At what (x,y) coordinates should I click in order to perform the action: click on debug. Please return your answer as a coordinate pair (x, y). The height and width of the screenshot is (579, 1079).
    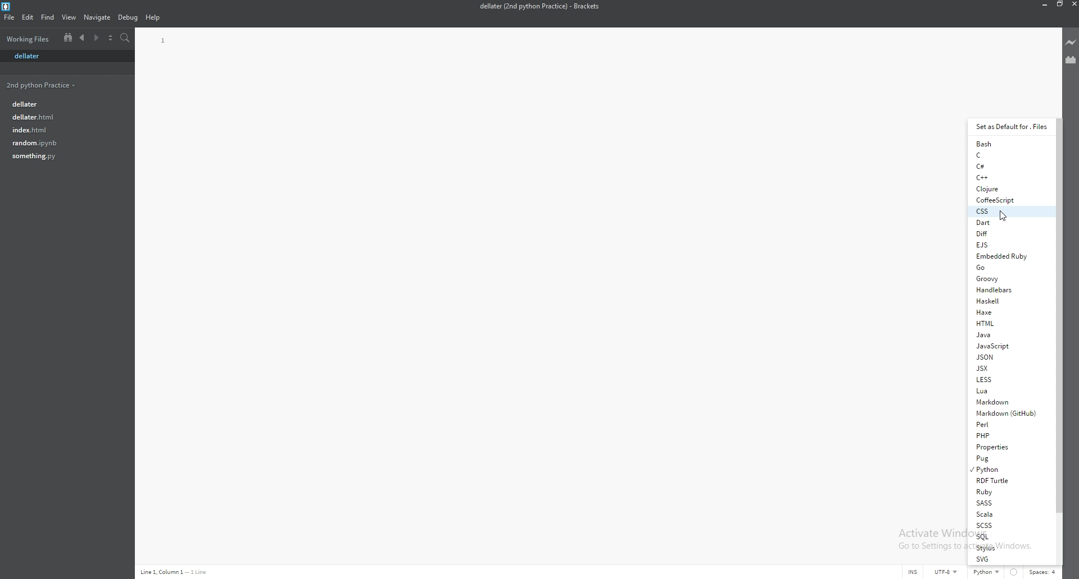
    Looking at the image, I should click on (128, 18).